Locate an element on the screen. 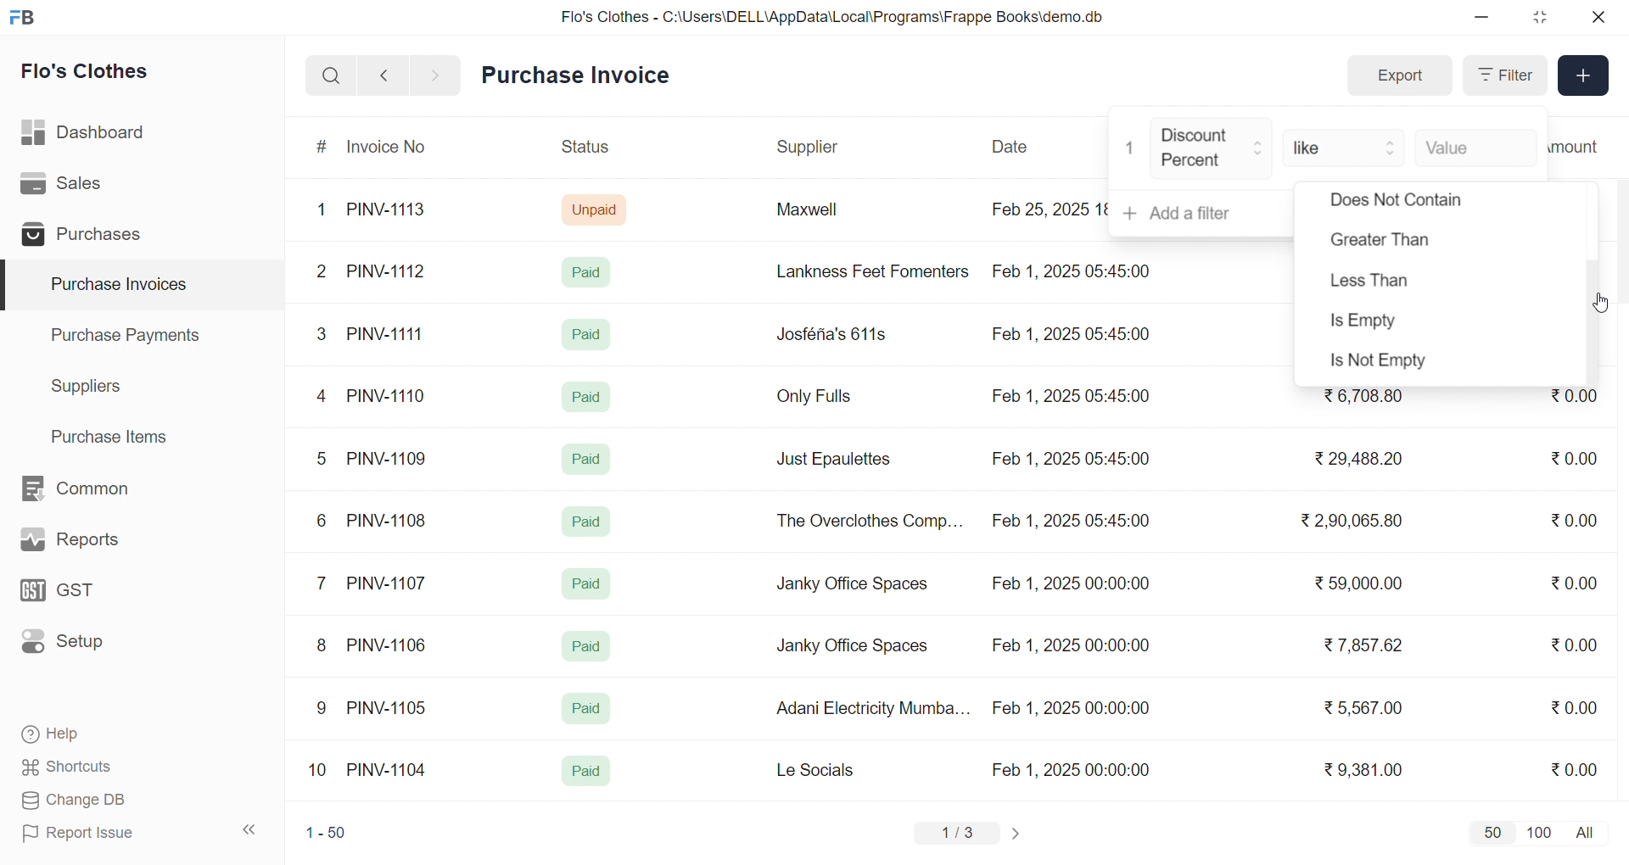 This screenshot has width=1629, height=865. Outstanding Amount is located at coordinates (1582, 146).